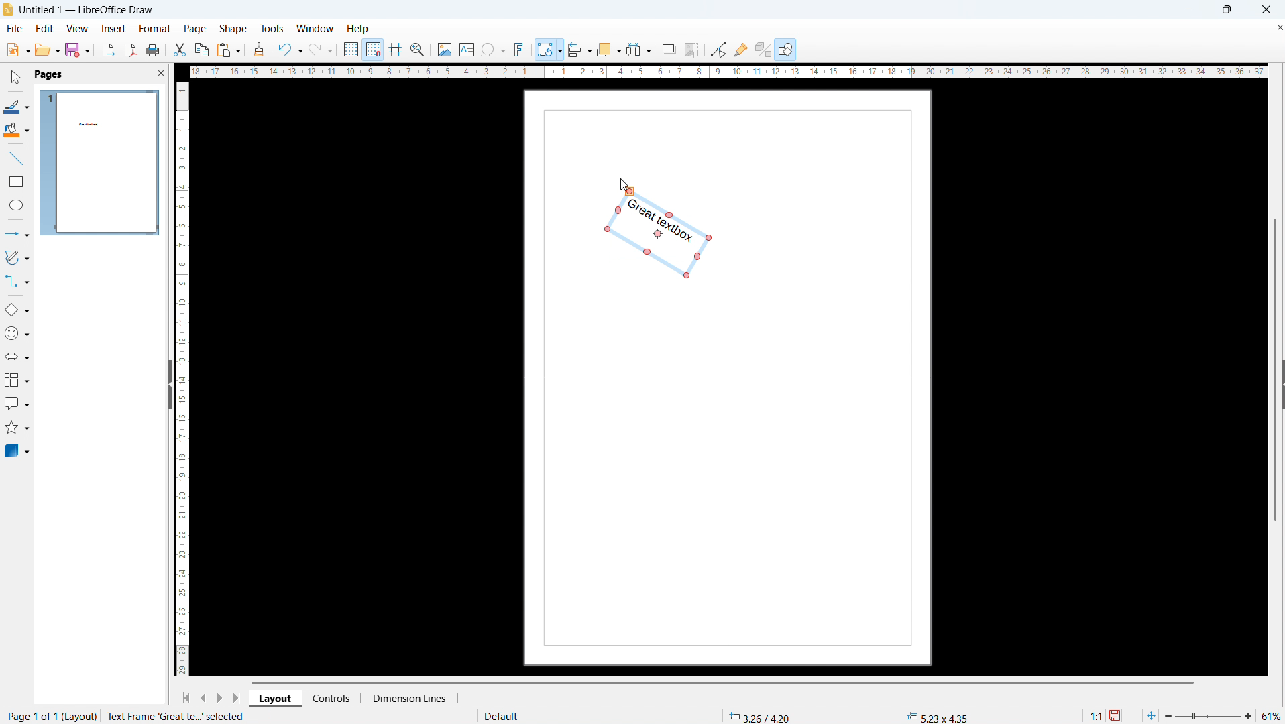  Describe the element at coordinates (722, 682) in the screenshot. I see `horizontal scroll bar ` at that location.